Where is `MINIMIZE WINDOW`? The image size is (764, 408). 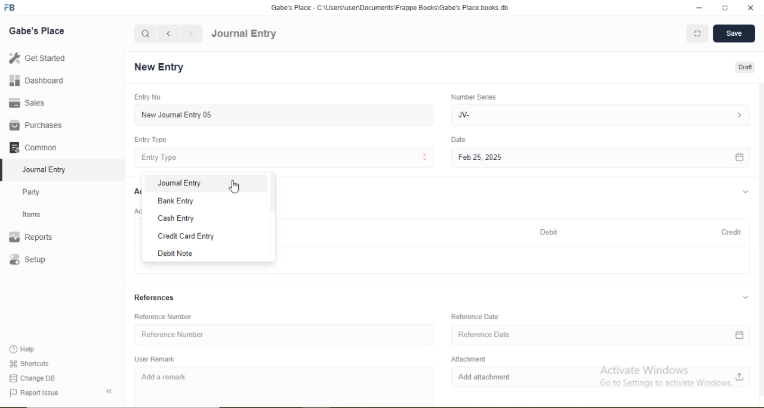
MINIMIZE WINDOW is located at coordinates (696, 33).